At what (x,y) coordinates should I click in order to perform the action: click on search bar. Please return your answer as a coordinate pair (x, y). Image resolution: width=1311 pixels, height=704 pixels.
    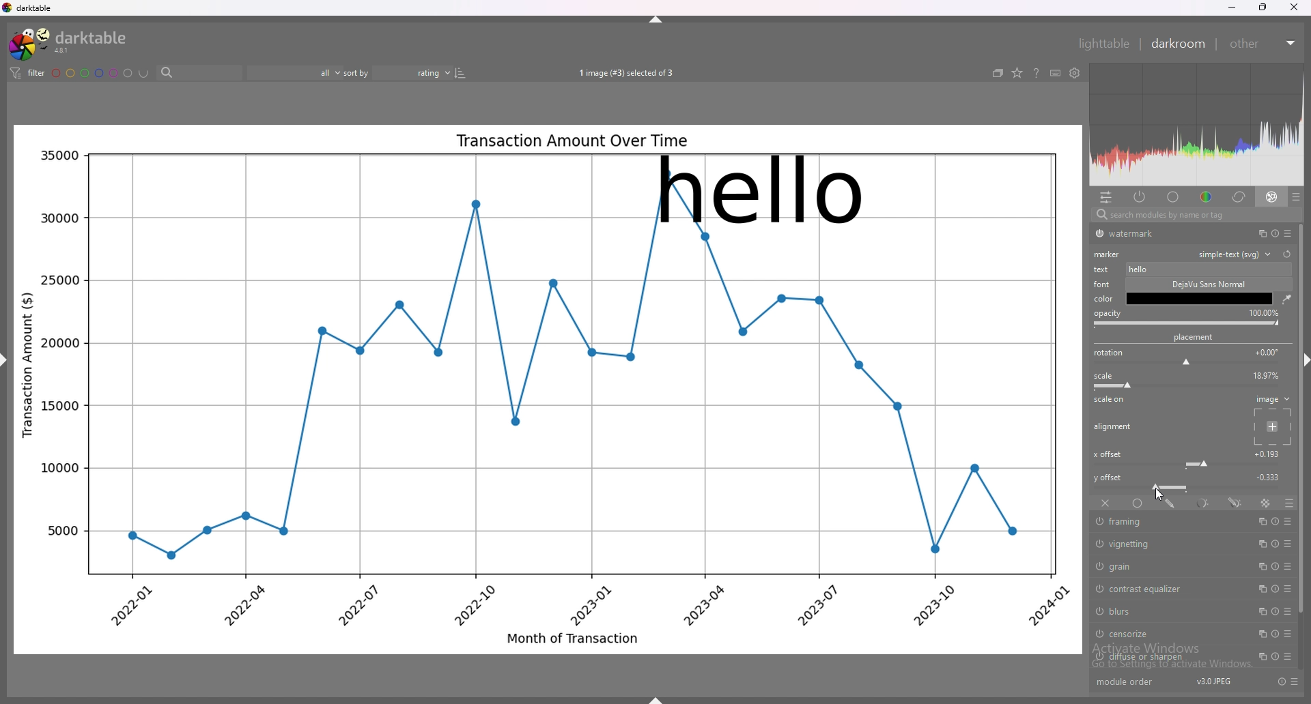
    Looking at the image, I should click on (1192, 216).